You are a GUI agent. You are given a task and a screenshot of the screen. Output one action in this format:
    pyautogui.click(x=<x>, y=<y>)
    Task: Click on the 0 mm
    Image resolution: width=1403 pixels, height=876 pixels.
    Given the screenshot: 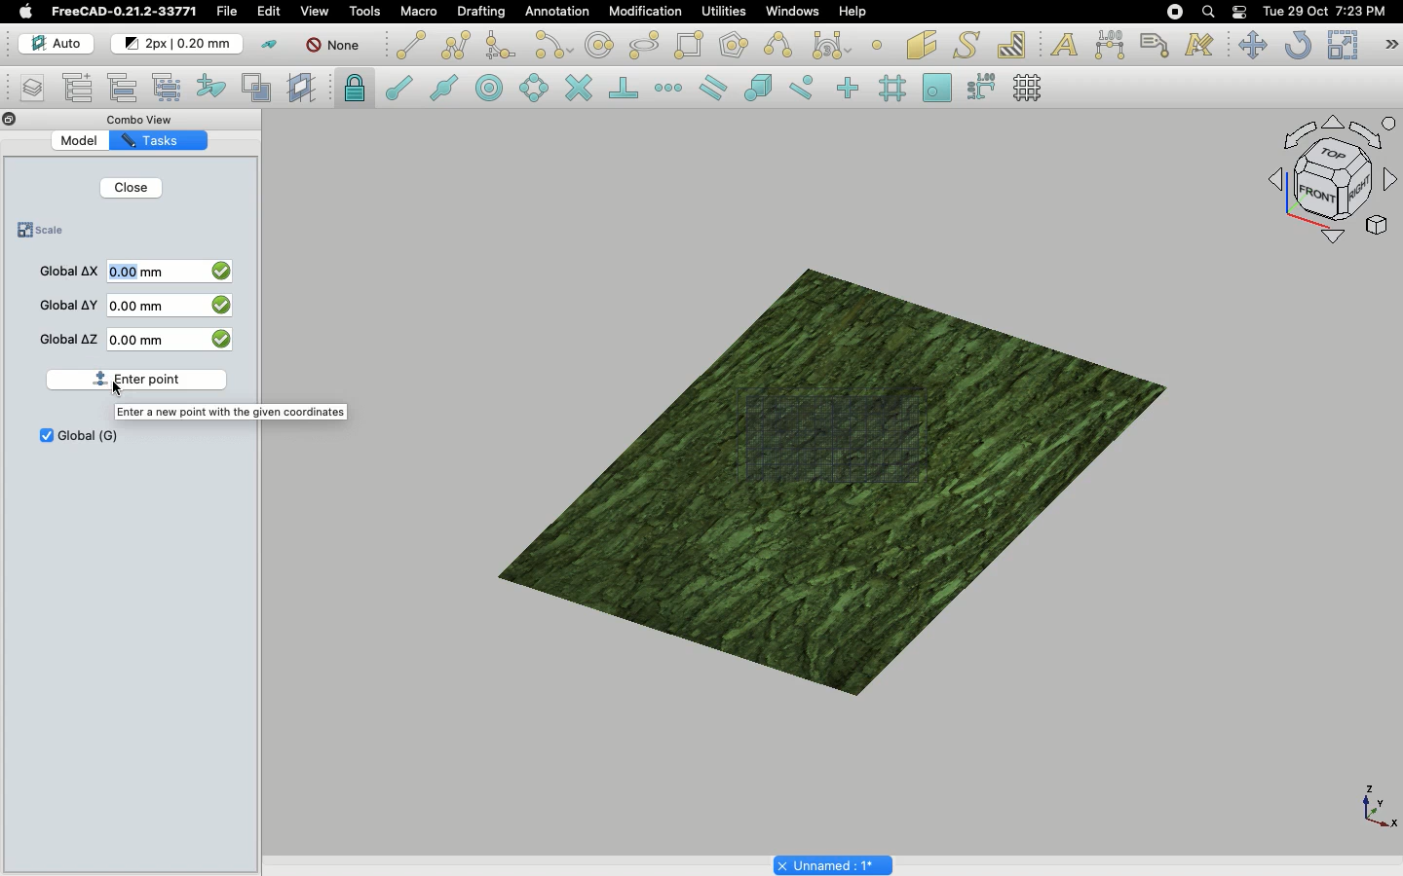 What is the action you would take?
    pyautogui.click(x=168, y=307)
    